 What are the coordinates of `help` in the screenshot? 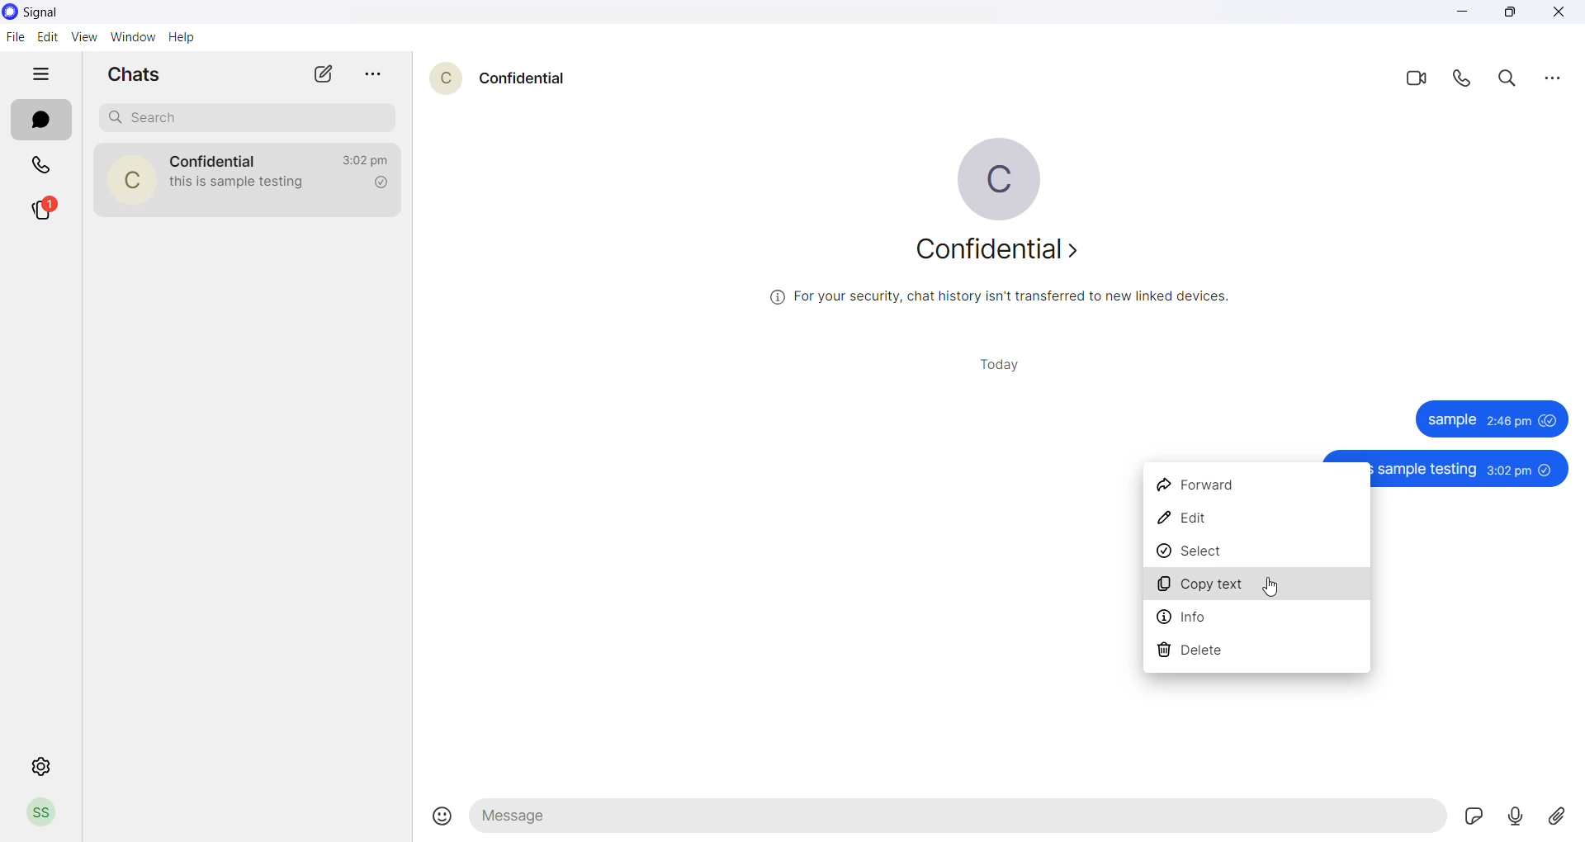 It's located at (182, 37).